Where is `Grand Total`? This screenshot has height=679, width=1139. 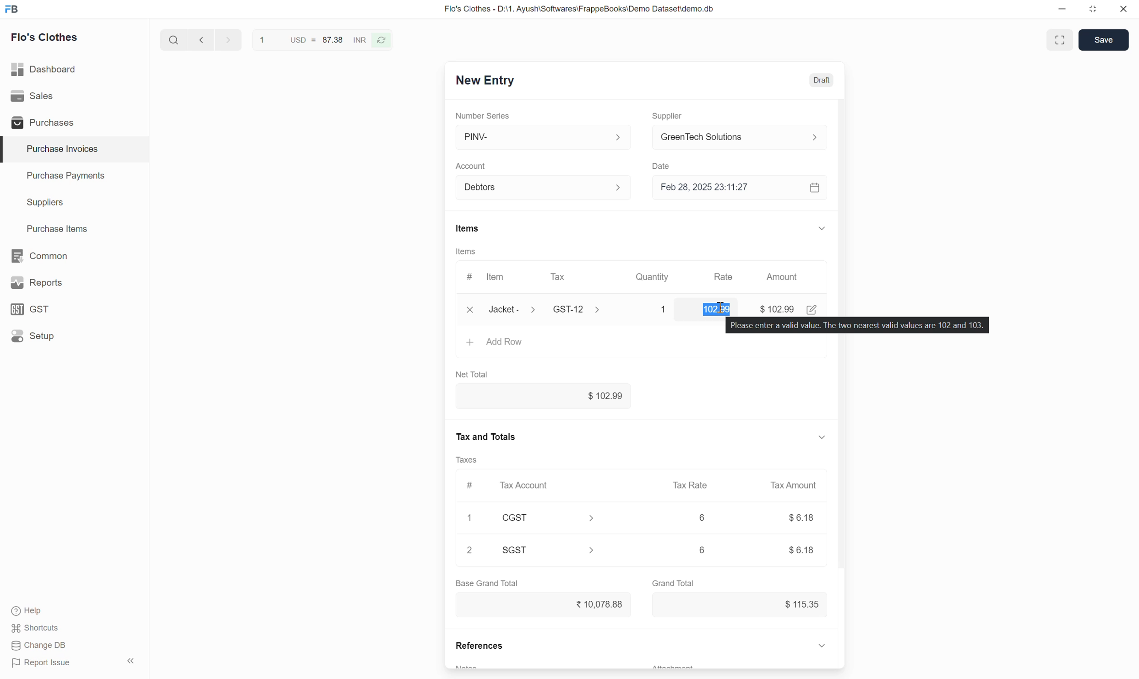 Grand Total is located at coordinates (673, 583).